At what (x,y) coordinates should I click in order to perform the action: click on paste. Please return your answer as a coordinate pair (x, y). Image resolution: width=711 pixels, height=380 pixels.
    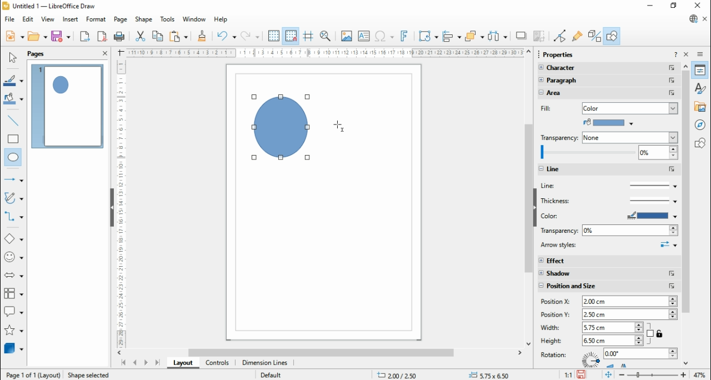
    Looking at the image, I should click on (178, 36).